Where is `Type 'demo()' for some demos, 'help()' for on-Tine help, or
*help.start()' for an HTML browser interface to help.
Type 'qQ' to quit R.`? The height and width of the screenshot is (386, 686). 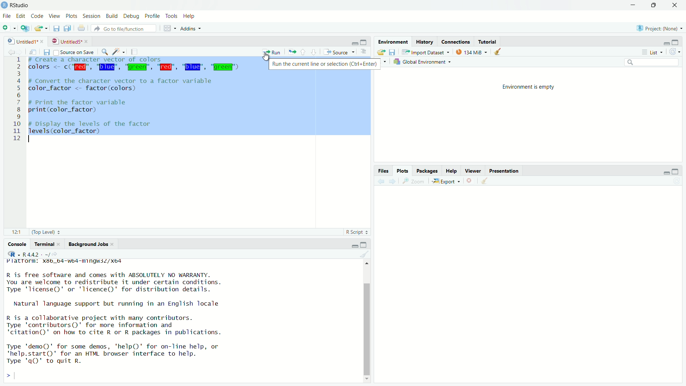
Type 'demo()' for some demos, 'help()' for on-Tine help, or
*help.start()' for an HTML browser interface to help.
Type 'qQ' to quit R. is located at coordinates (129, 353).